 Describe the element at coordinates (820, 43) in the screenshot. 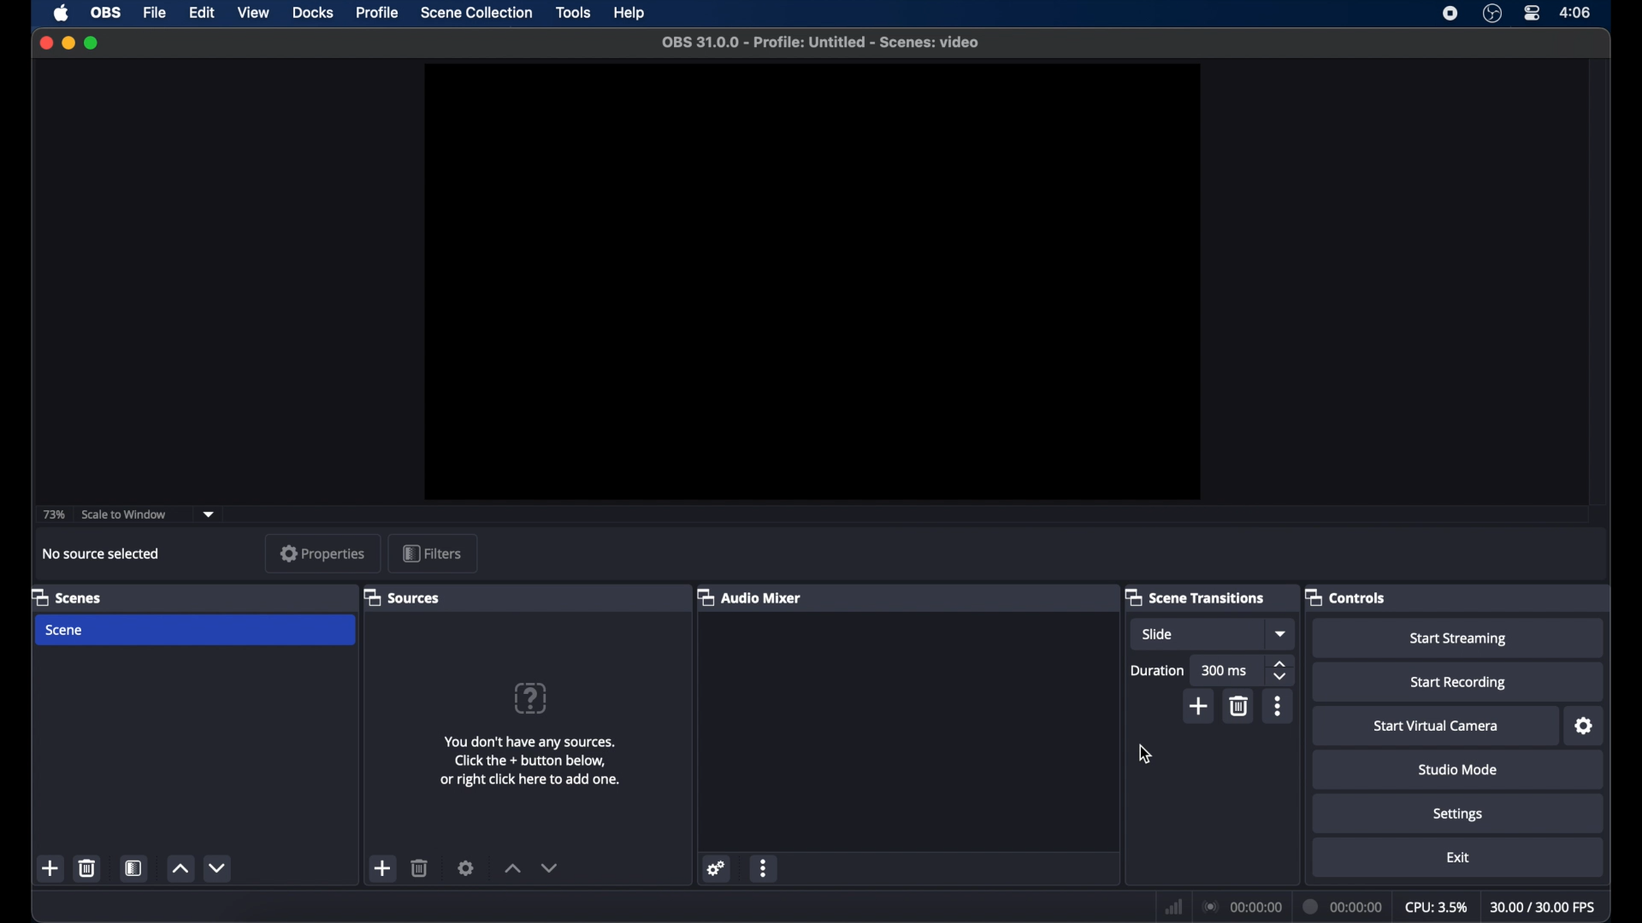

I see `file name` at that location.